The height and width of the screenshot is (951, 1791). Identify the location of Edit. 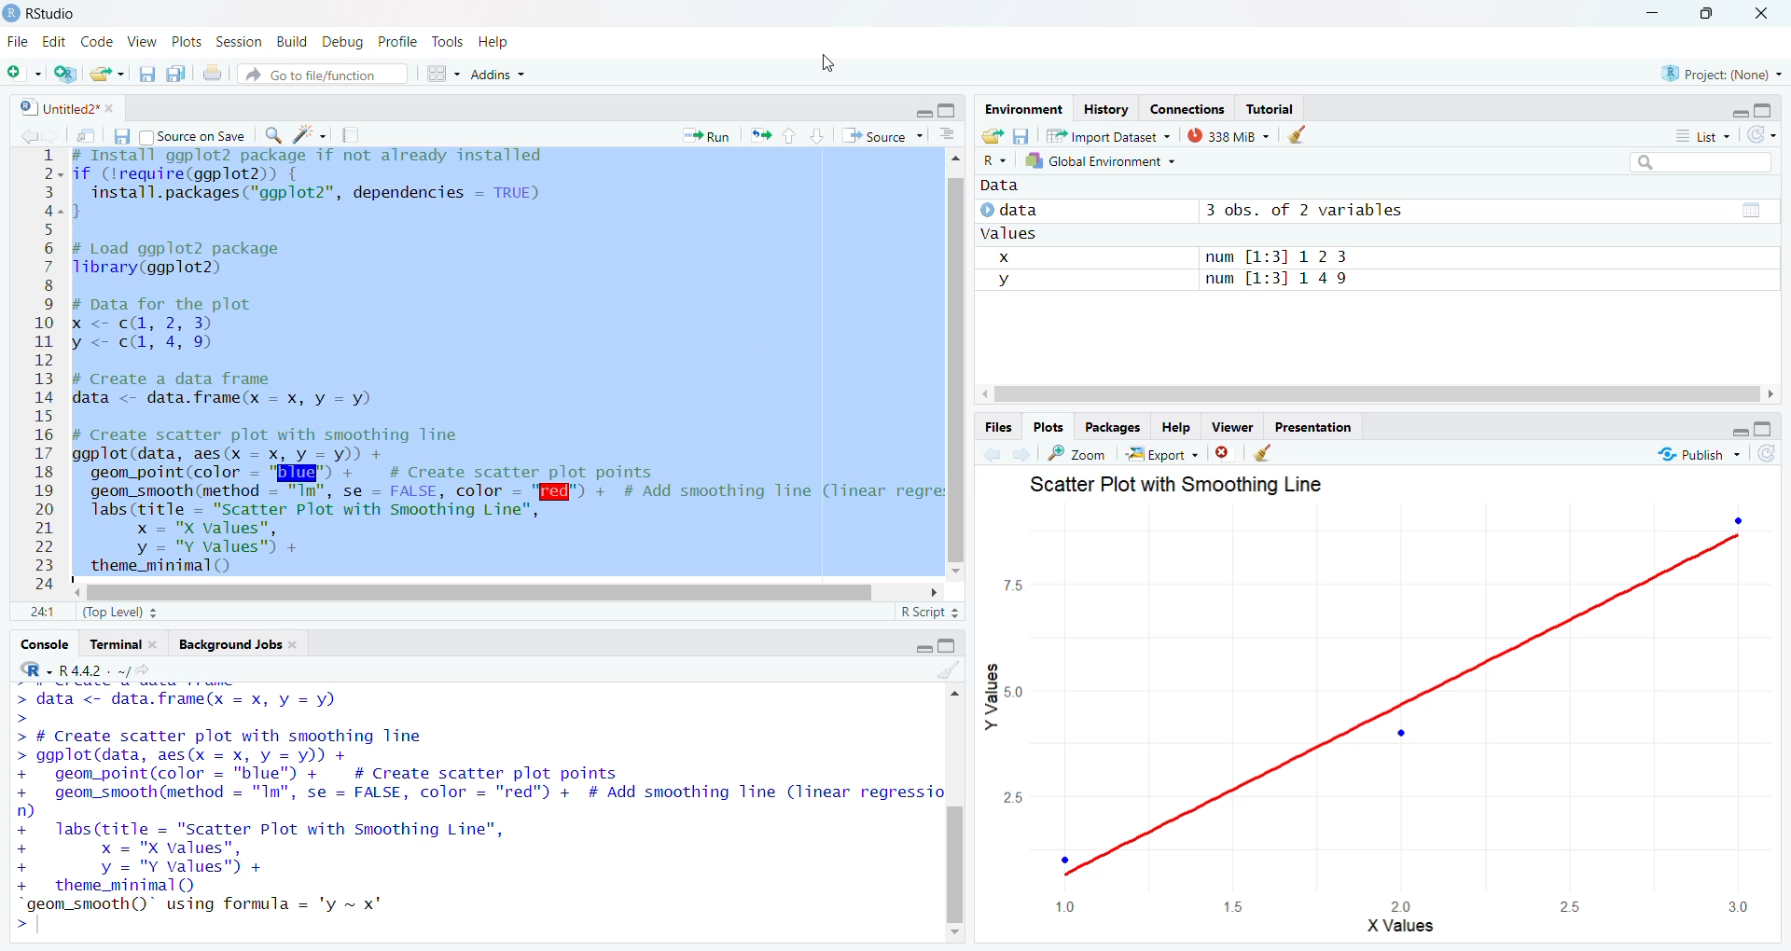
(53, 43).